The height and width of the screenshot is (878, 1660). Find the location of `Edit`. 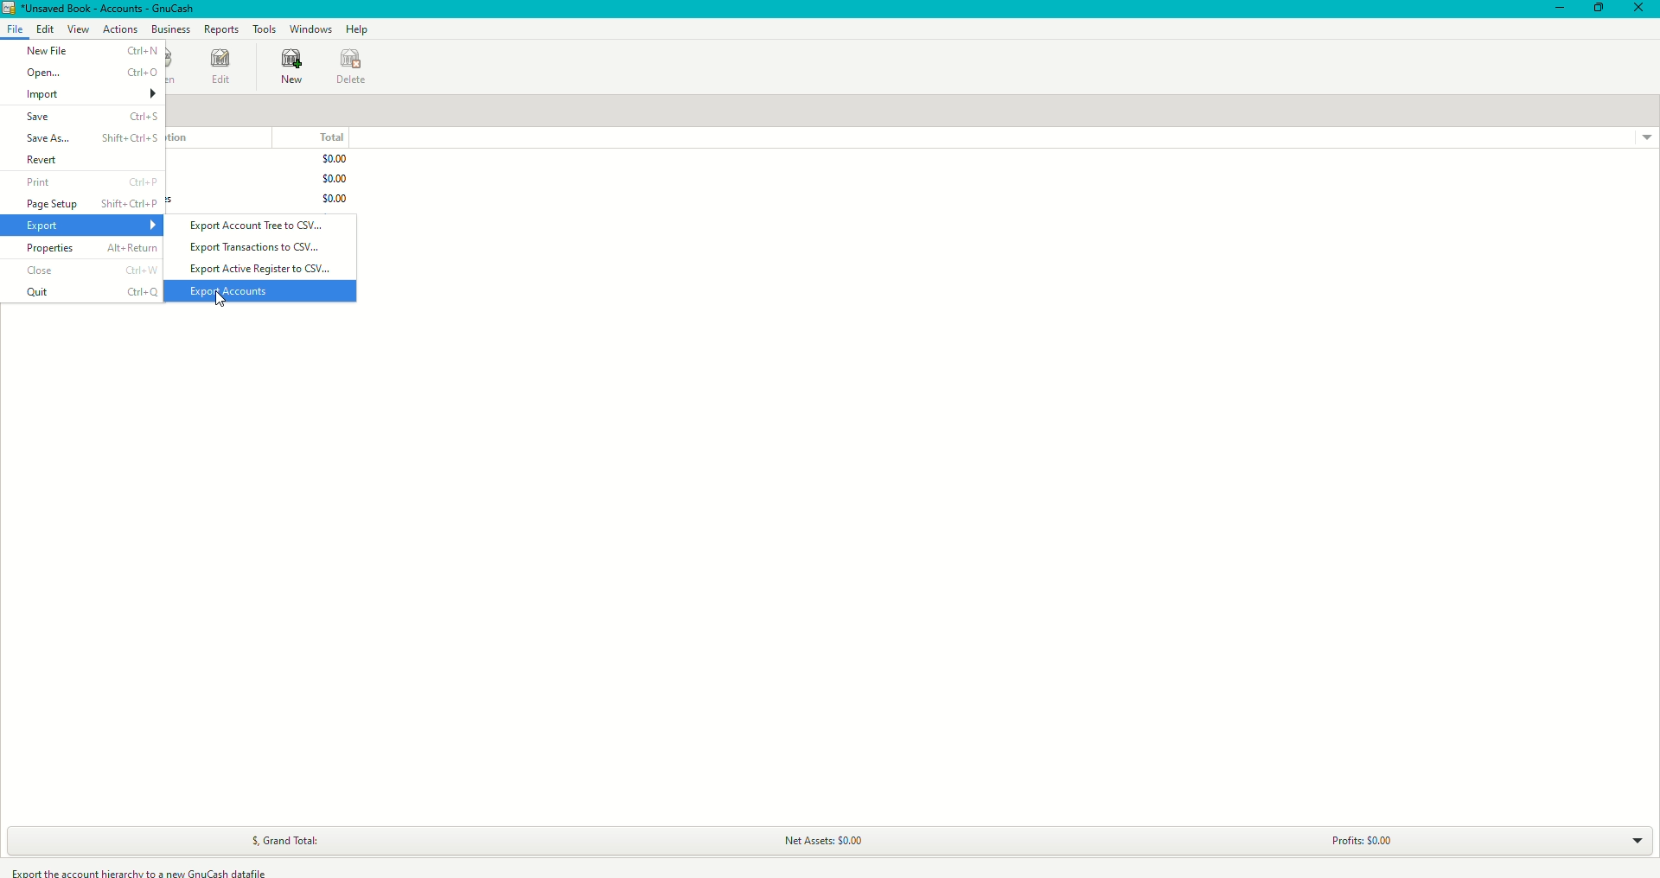

Edit is located at coordinates (44, 29).